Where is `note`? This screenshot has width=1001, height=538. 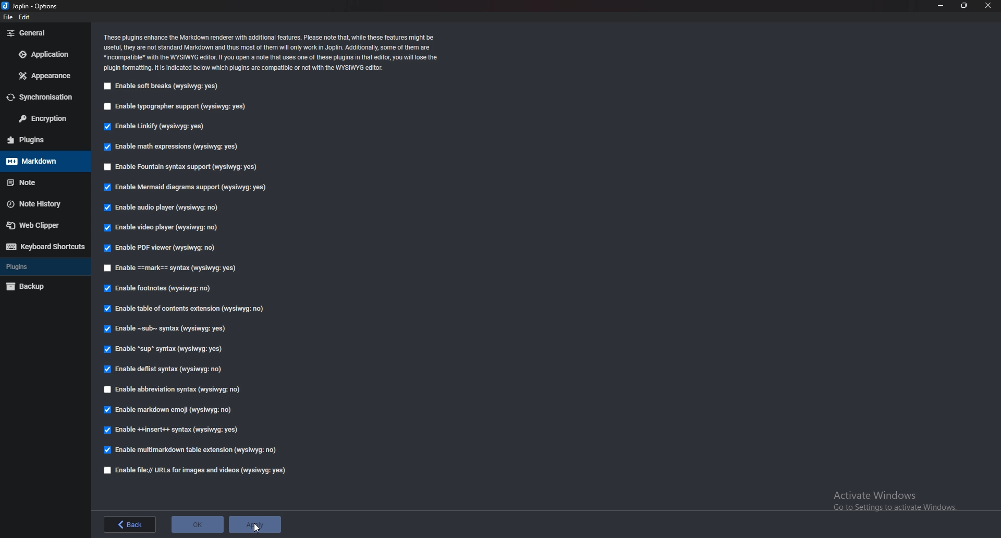
note is located at coordinates (40, 181).